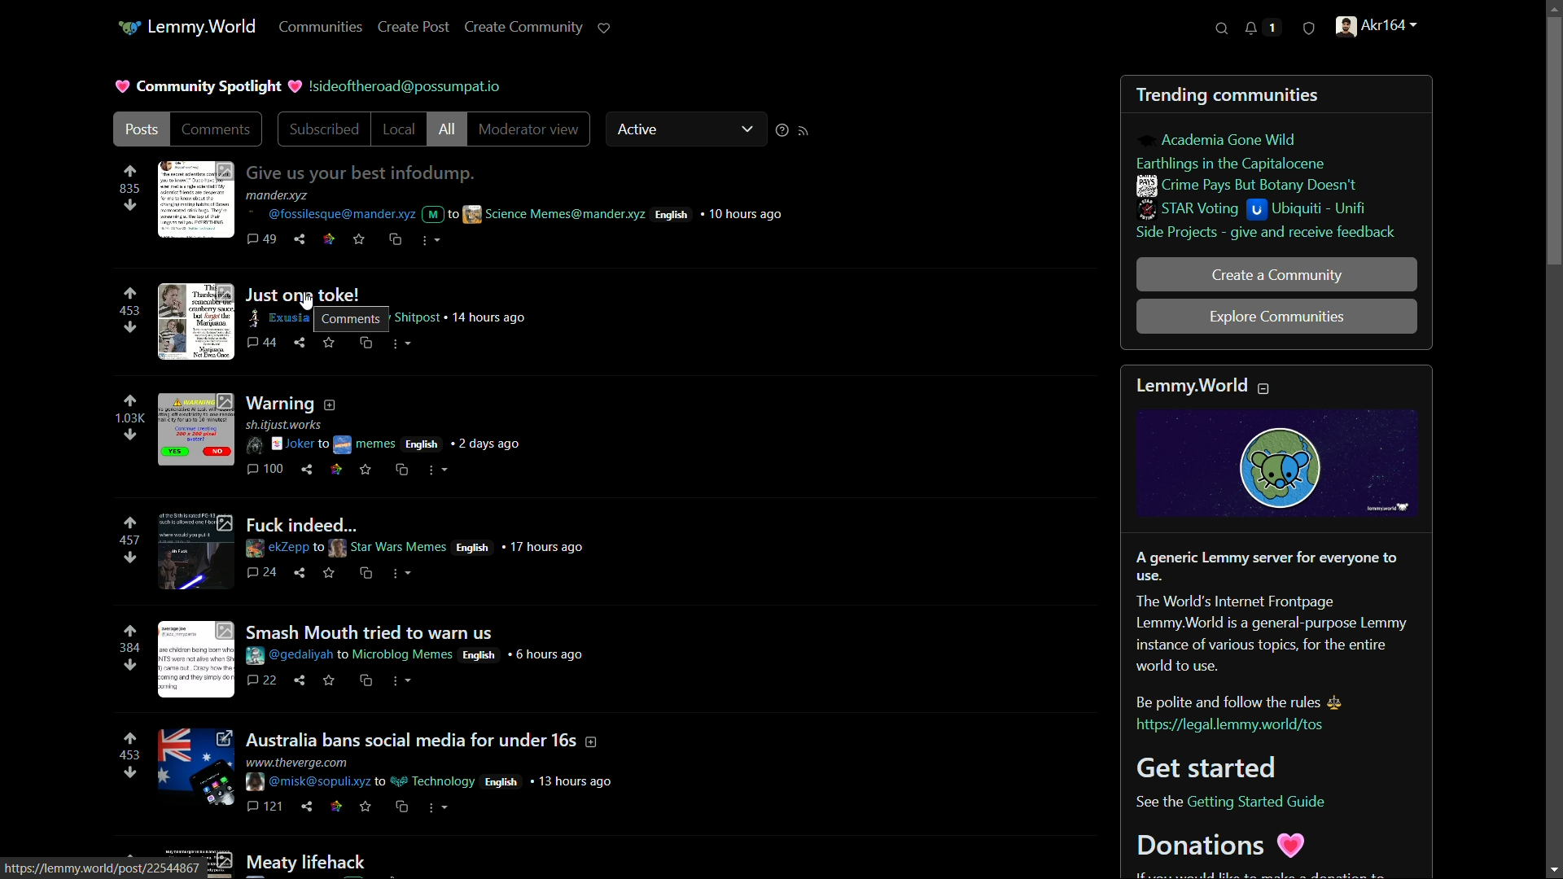 Image resolution: width=1563 pixels, height=879 pixels. Describe the element at coordinates (134, 630) in the screenshot. I see `upvote` at that location.